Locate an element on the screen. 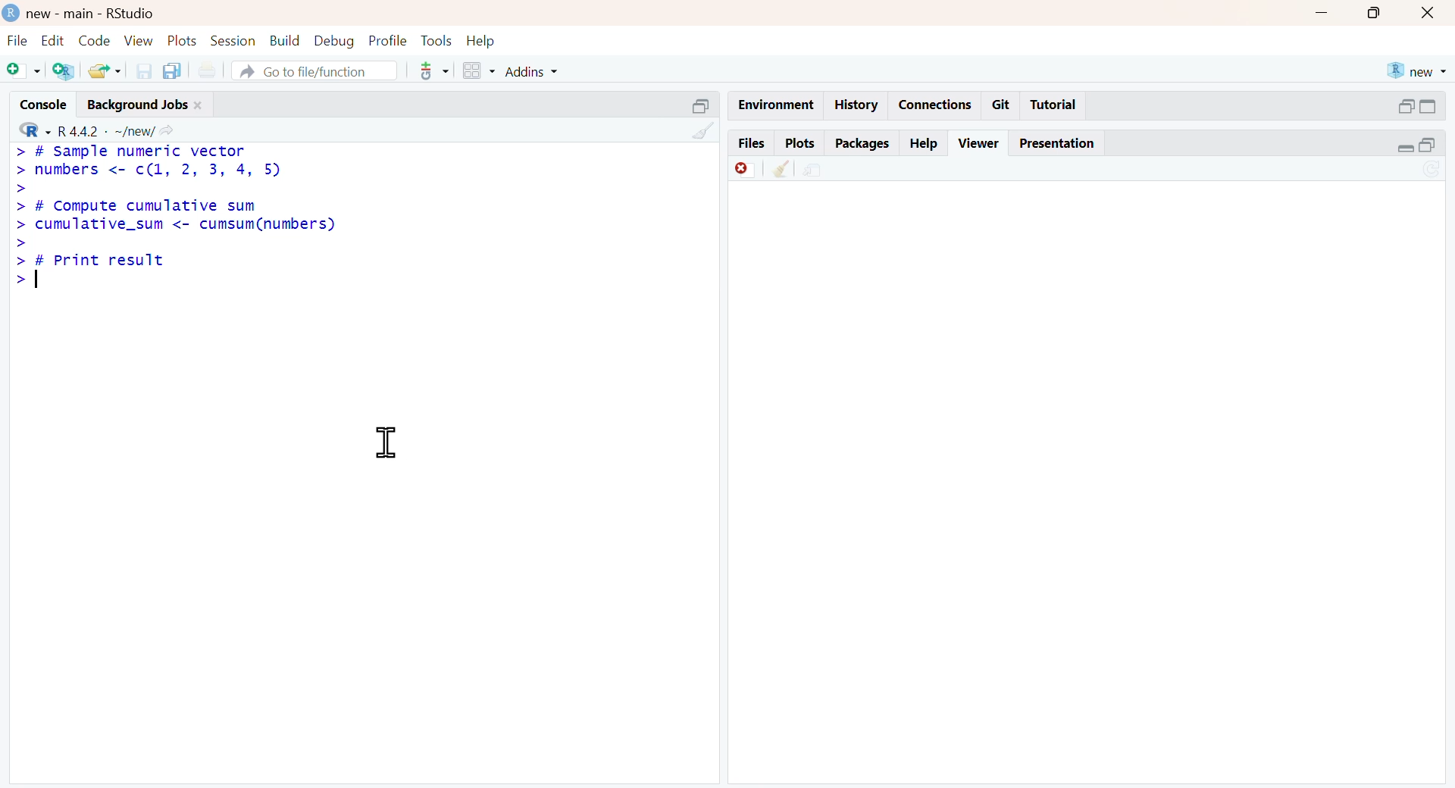  Environment is located at coordinates (776, 105).